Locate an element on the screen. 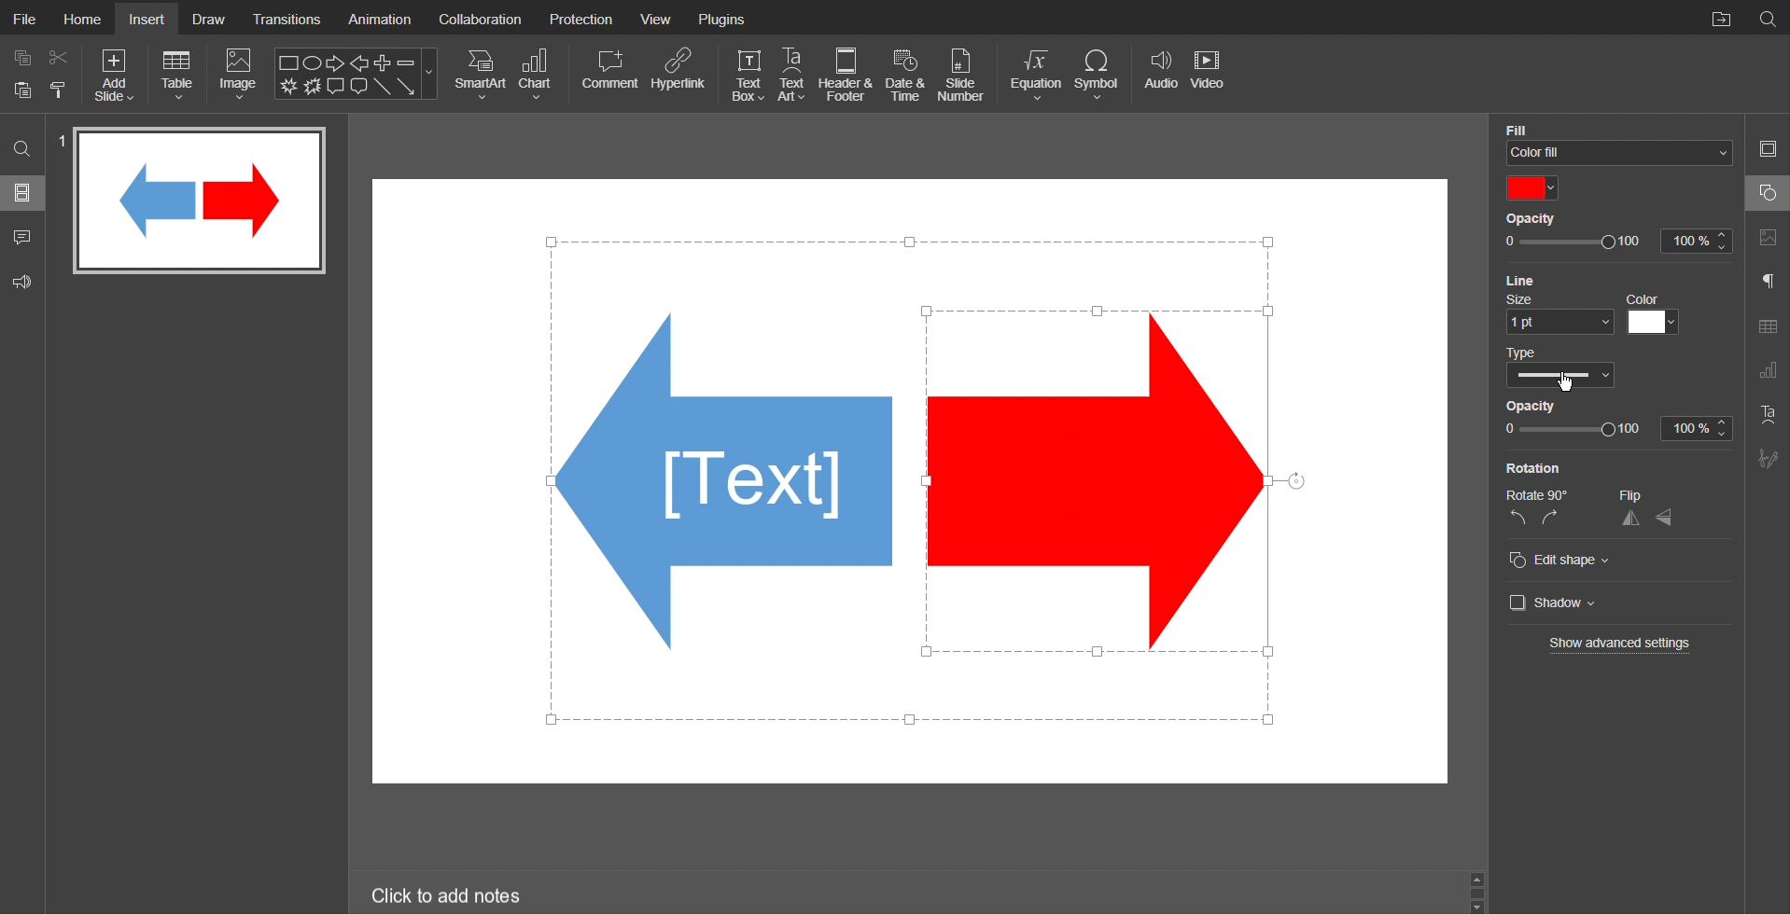 The width and height of the screenshot is (1790, 914). Hyperlink is located at coordinates (678, 76).